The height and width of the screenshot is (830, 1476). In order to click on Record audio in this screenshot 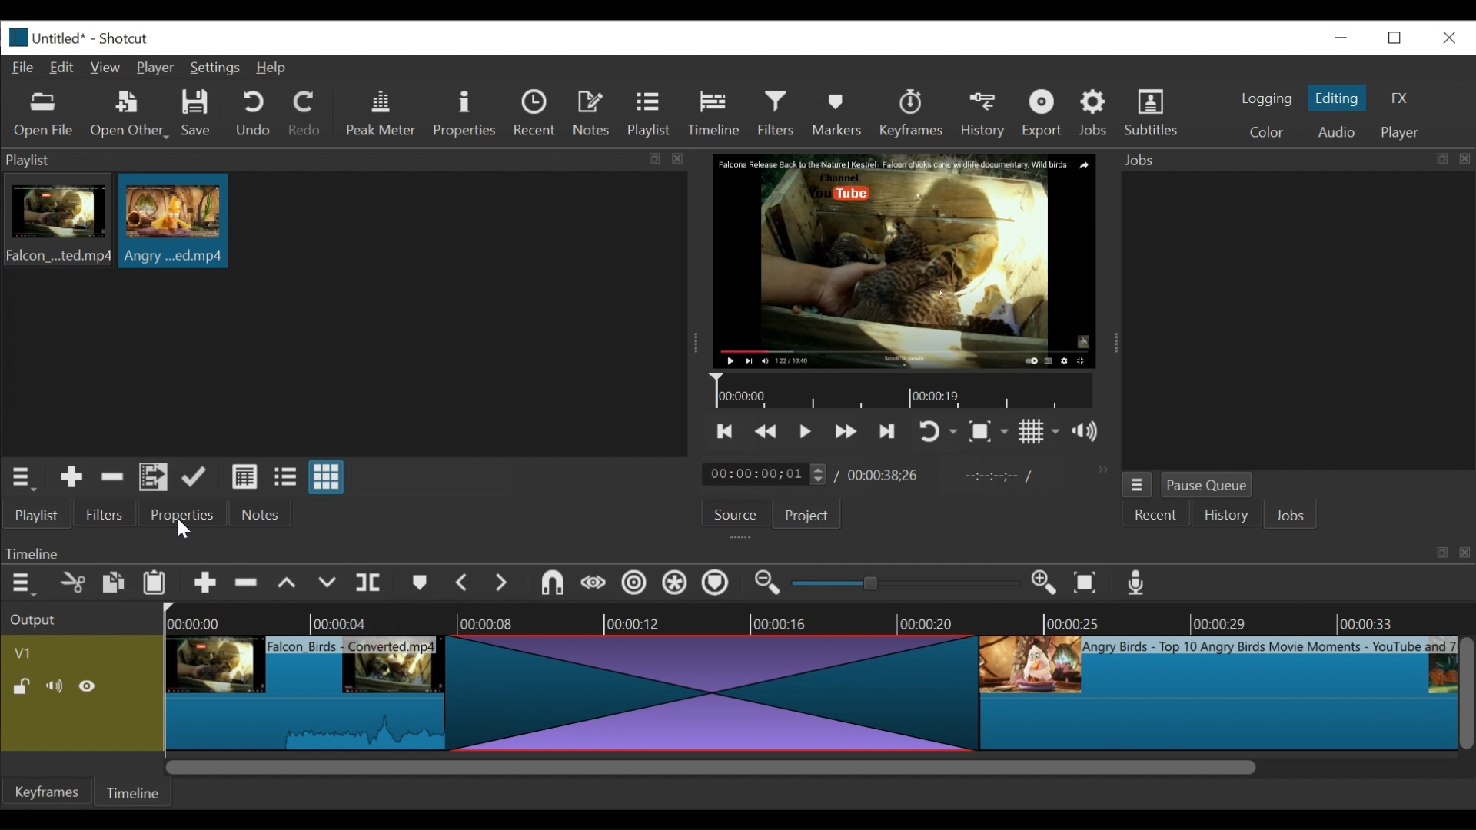, I will do `click(1138, 586)`.